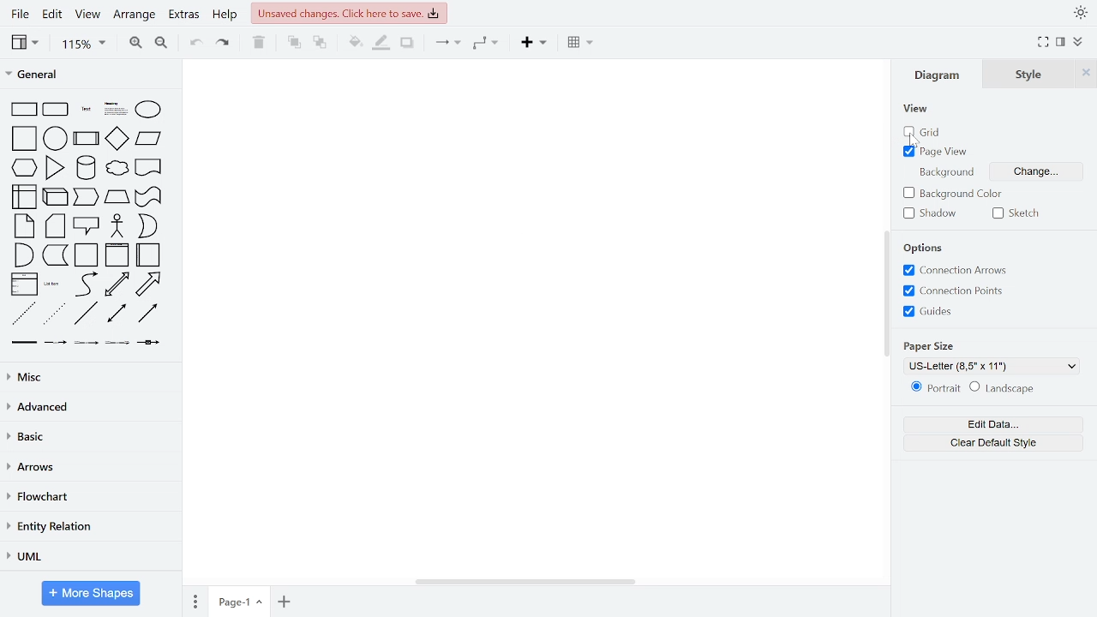 This screenshot has width=1097, height=617. I want to click on card, so click(55, 227).